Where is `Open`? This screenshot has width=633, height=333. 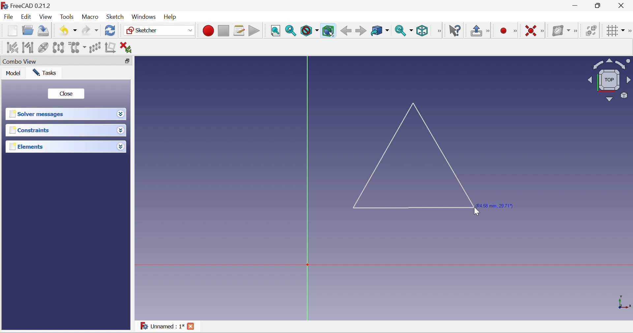 Open is located at coordinates (28, 31).